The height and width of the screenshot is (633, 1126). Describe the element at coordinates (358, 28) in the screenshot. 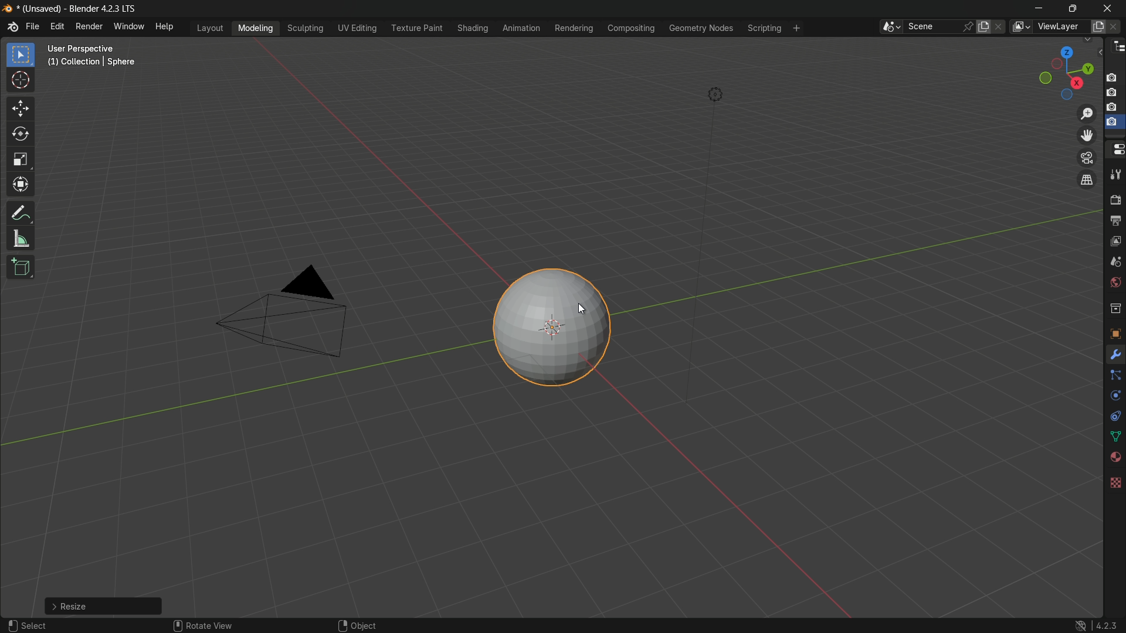

I see `uv editing menu` at that location.